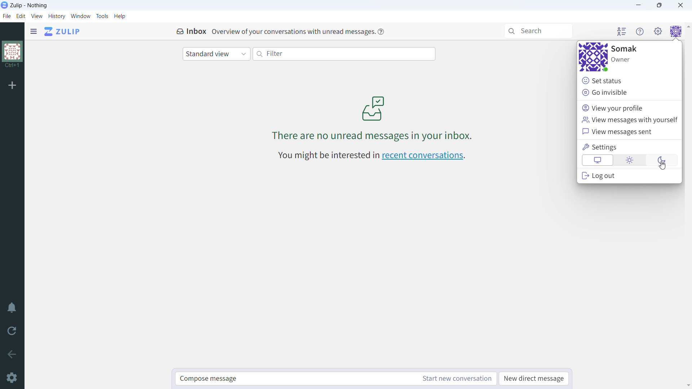 The height and width of the screenshot is (389, 692). I want to click on maximize, so click(661, 5).